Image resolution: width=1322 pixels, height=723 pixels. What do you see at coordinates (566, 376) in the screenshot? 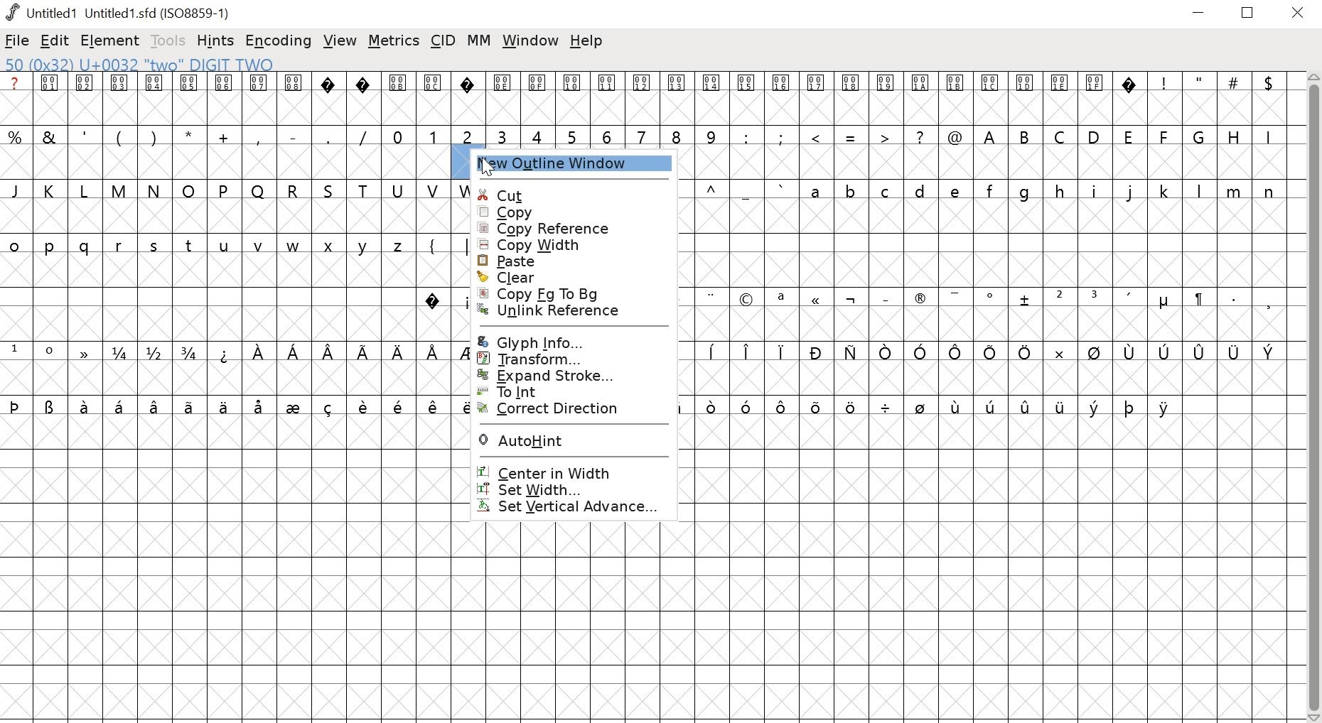
I see `expand stroke` at bounding box center [566, 376].